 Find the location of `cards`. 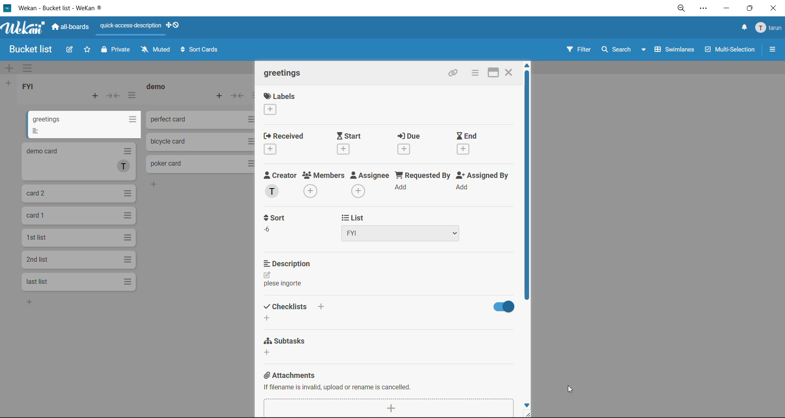

cards is located at coordinates (85, 124).